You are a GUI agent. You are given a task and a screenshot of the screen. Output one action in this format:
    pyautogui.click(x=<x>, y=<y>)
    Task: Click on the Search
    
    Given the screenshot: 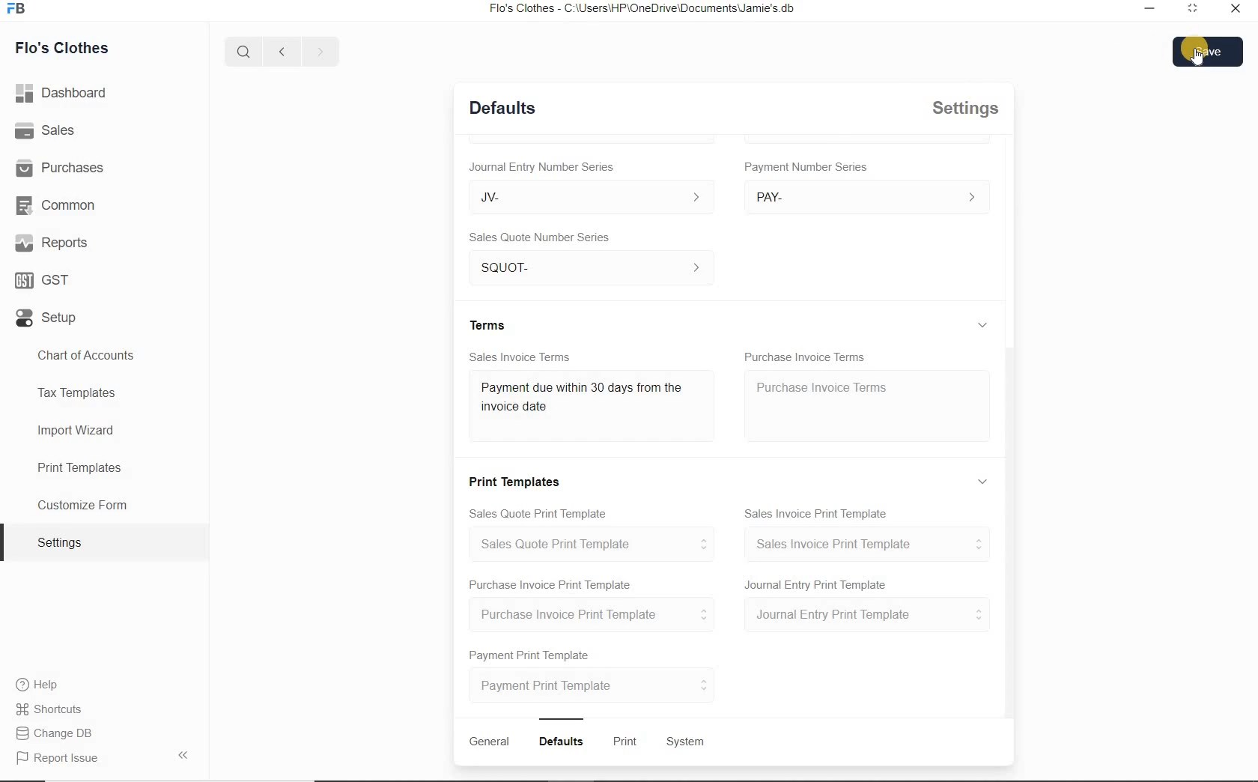 What is the action you would take?
    pyautogui.click(x=244, y=50)
    